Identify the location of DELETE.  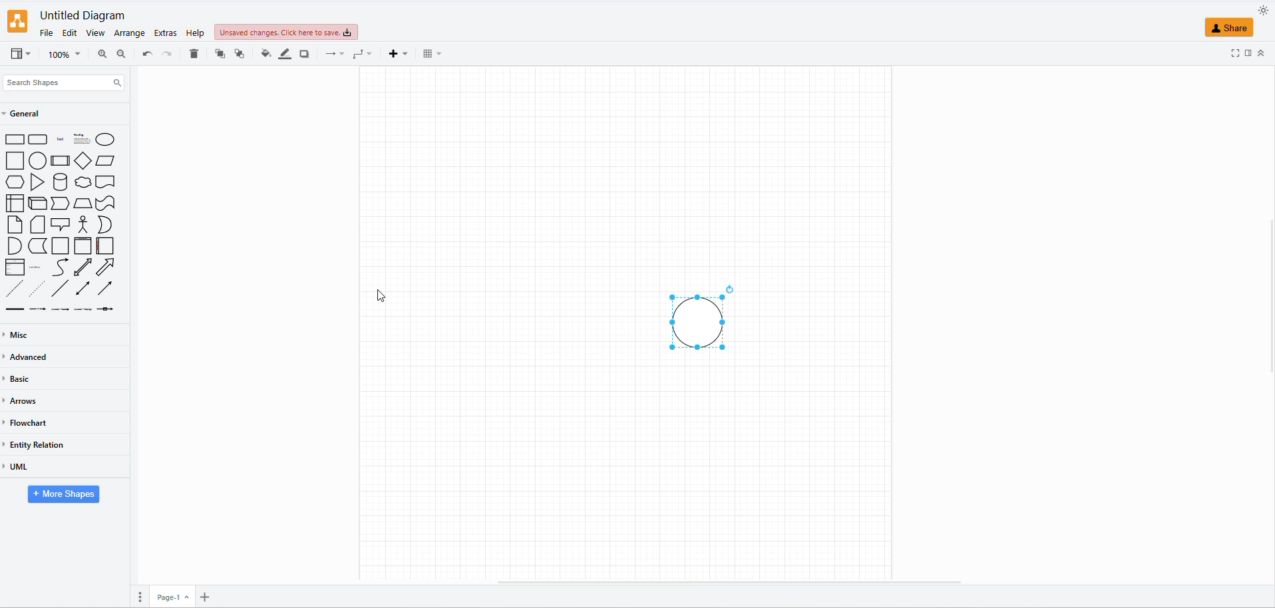
(192, 55).